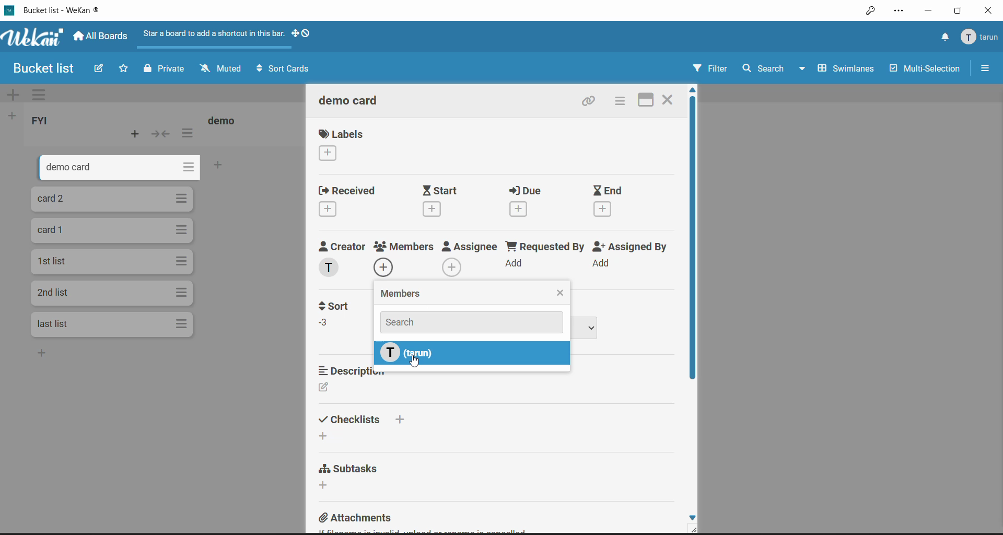  Describe the element at coordinates (407, 246) in the screenshot. I see `members` at that location.